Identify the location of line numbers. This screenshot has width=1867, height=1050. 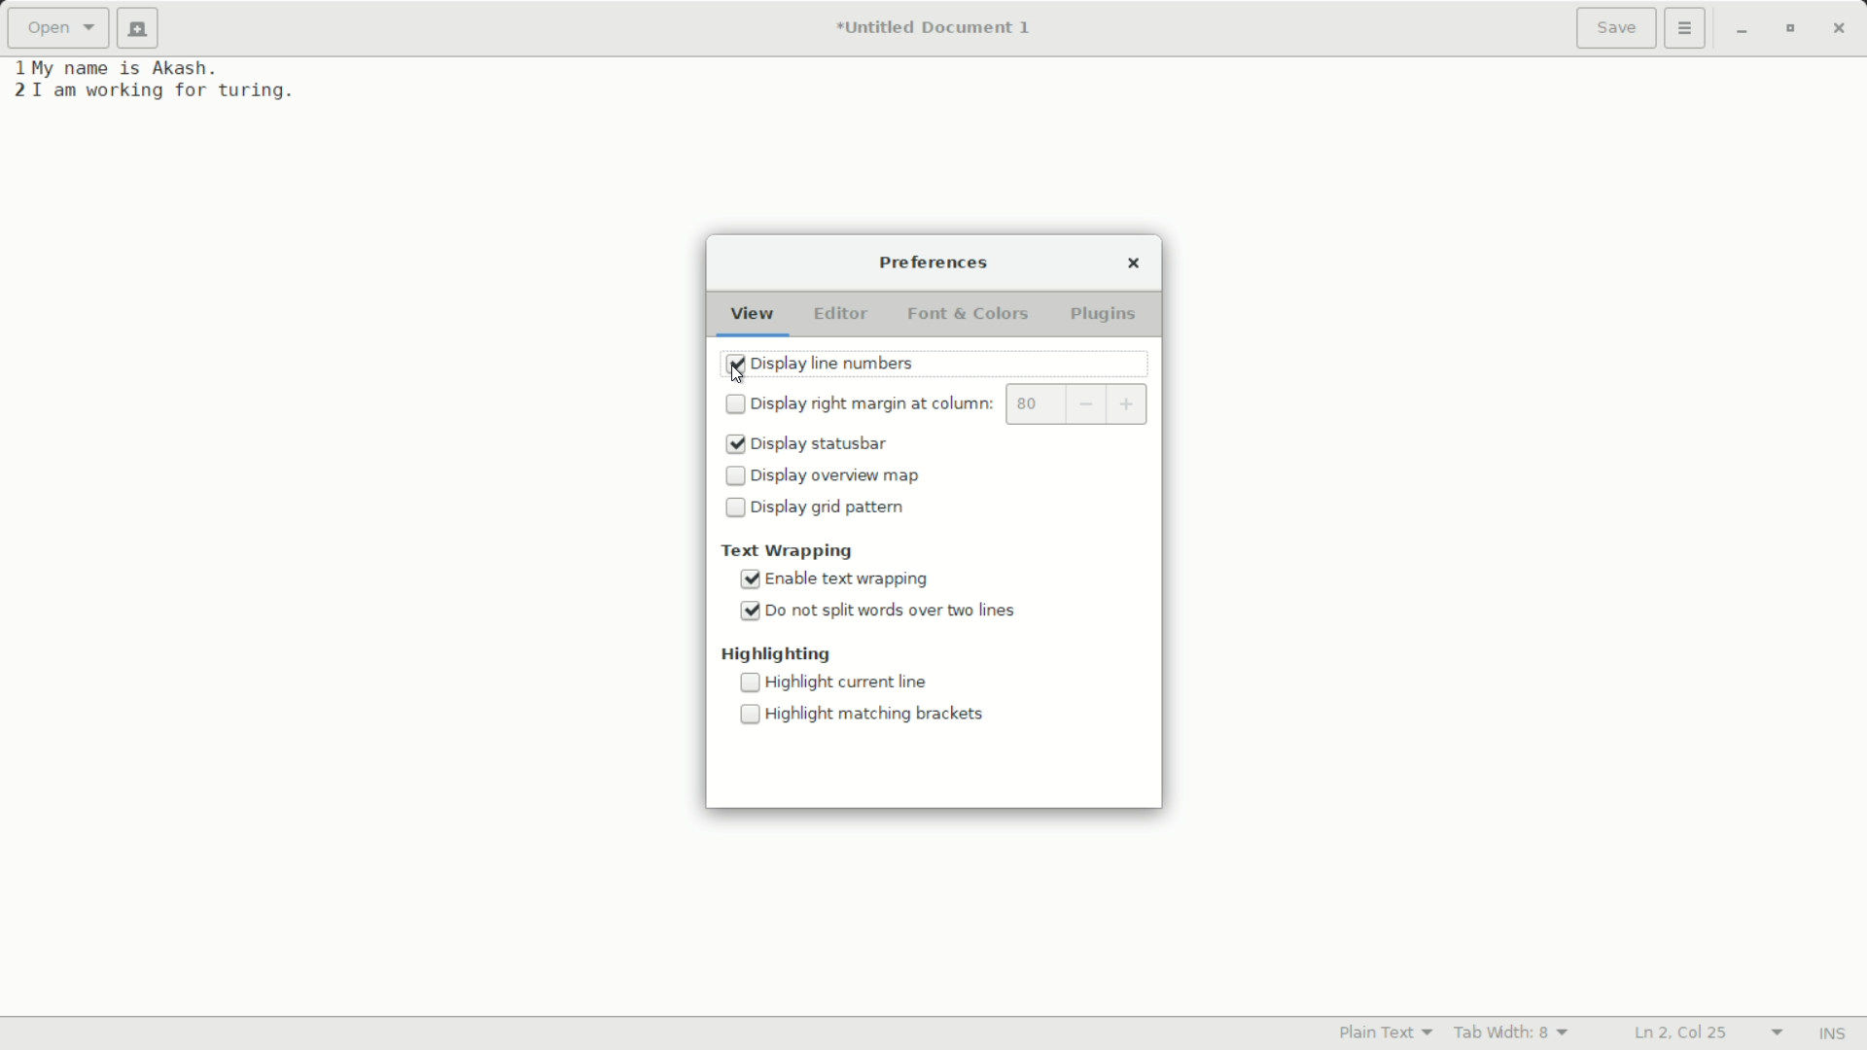
(19, 81).